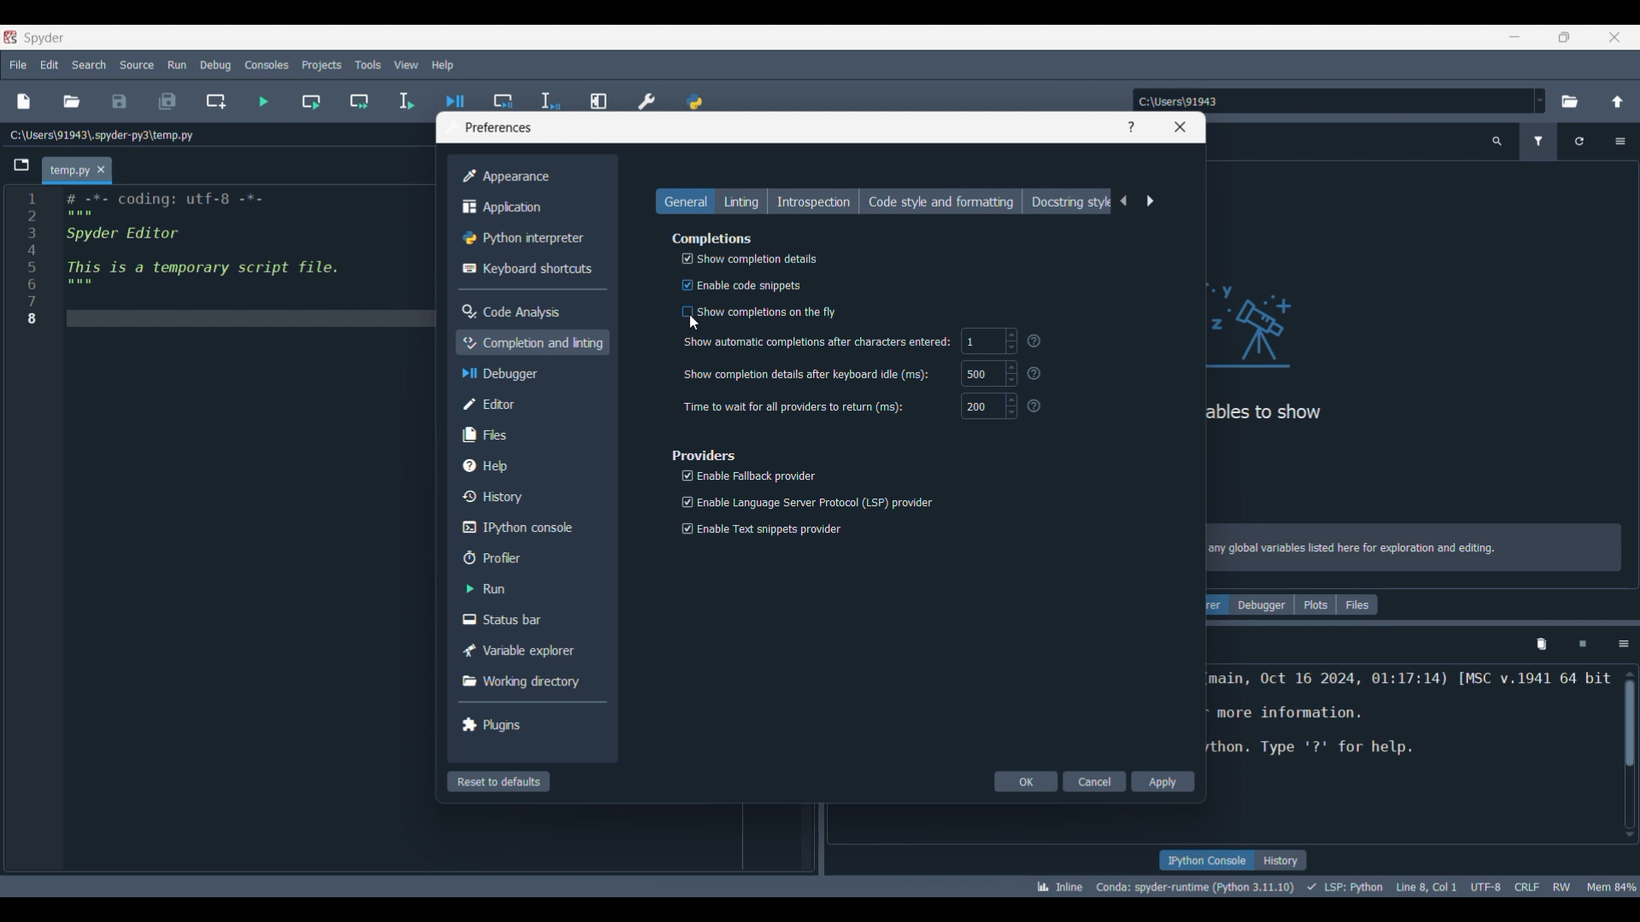 This screenshot has width=1640, height=922. I want to click on File menu, so click(18, 65).